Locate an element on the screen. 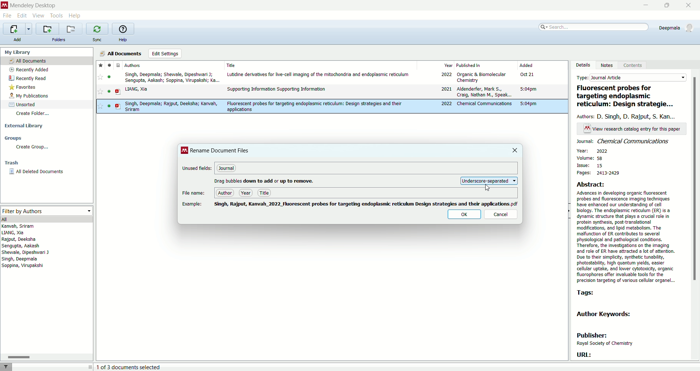 This screenshot has width=700, height=371. pages is located at coordinates (598, 174).